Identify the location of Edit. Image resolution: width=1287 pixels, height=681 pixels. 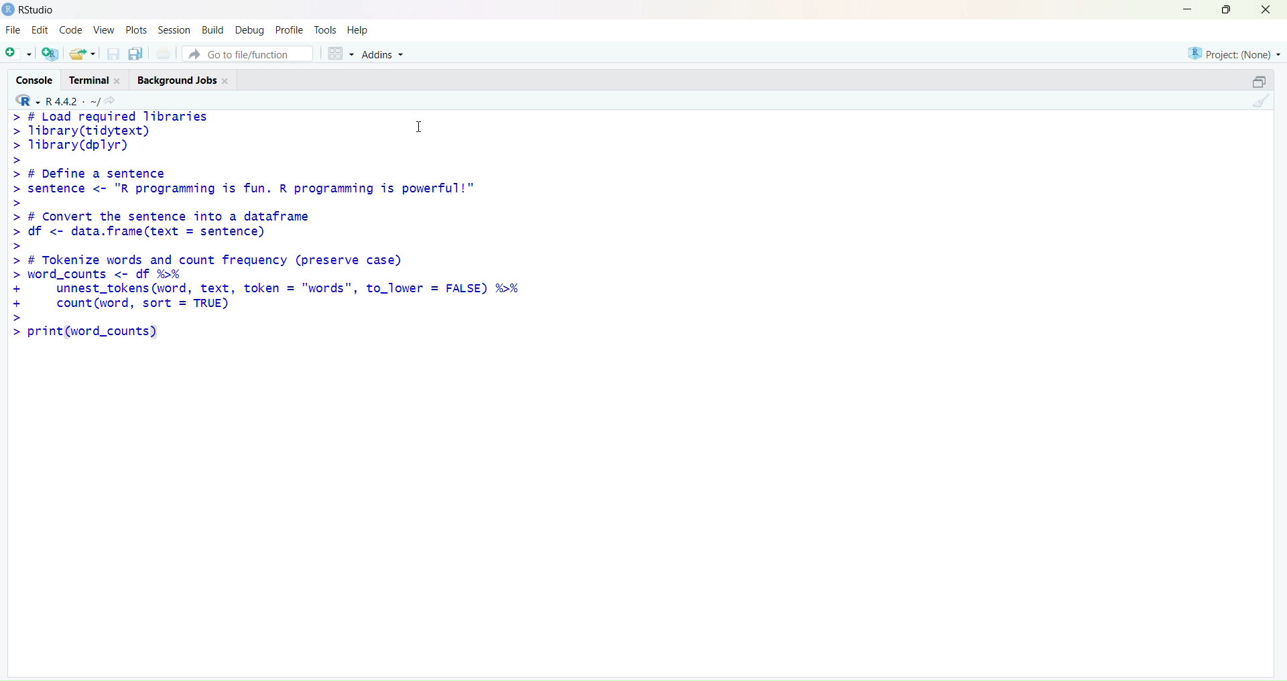
(42, 30).